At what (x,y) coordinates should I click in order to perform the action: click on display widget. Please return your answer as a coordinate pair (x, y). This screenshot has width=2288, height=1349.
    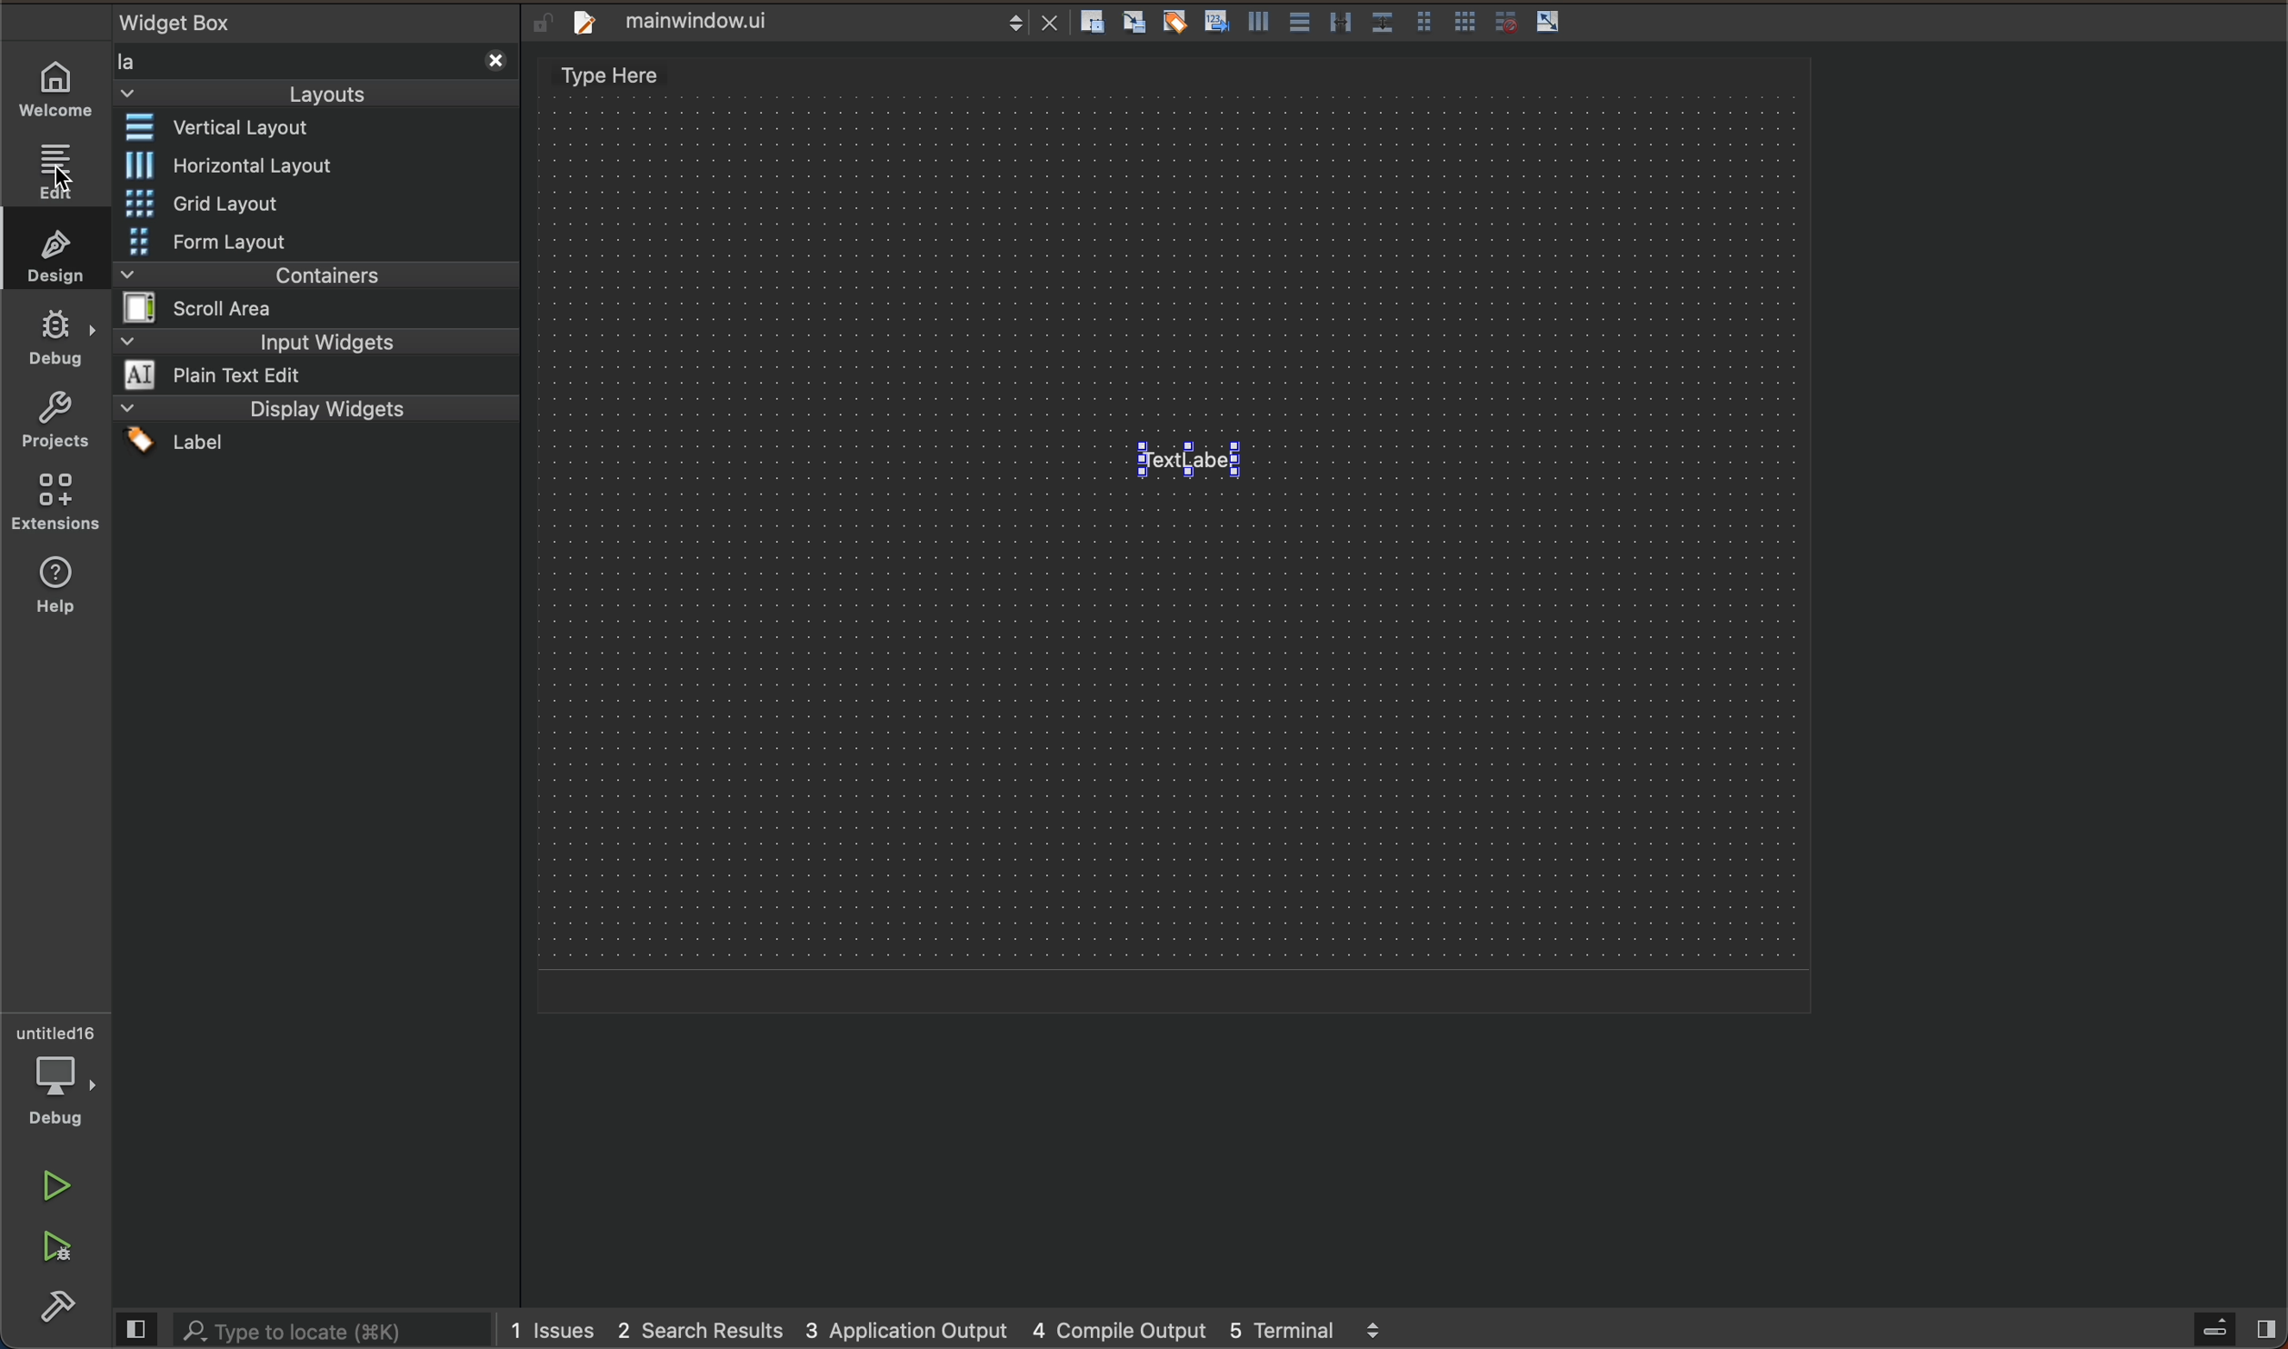
    Looking at the image, I should click on (315, 407).